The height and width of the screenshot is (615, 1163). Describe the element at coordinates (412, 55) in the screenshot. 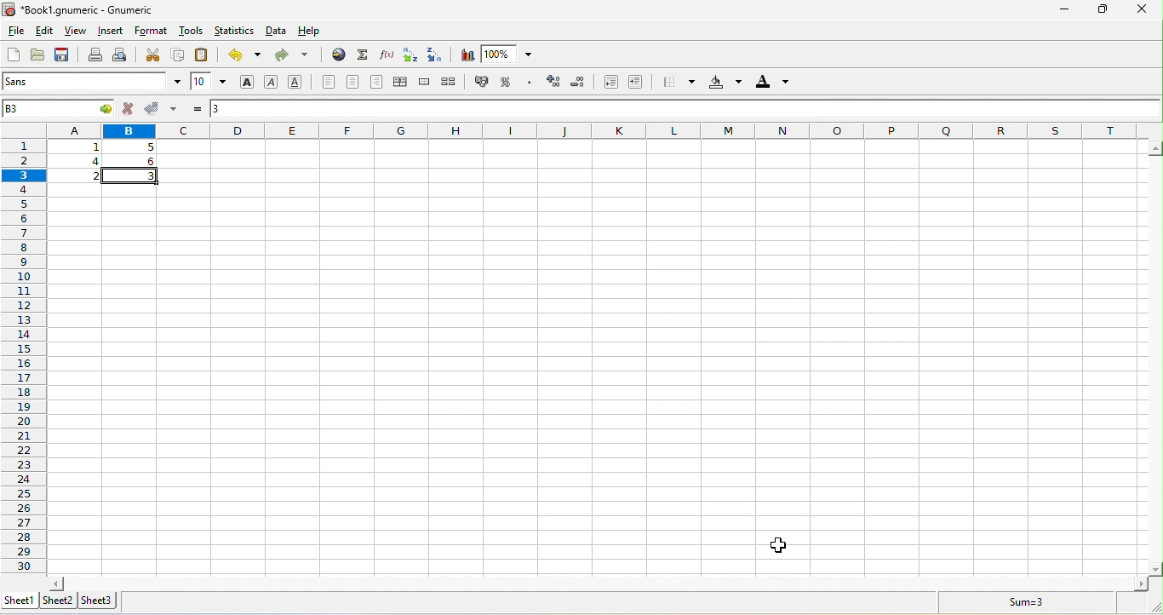

I see `sort the selected ascending order based` at that location.